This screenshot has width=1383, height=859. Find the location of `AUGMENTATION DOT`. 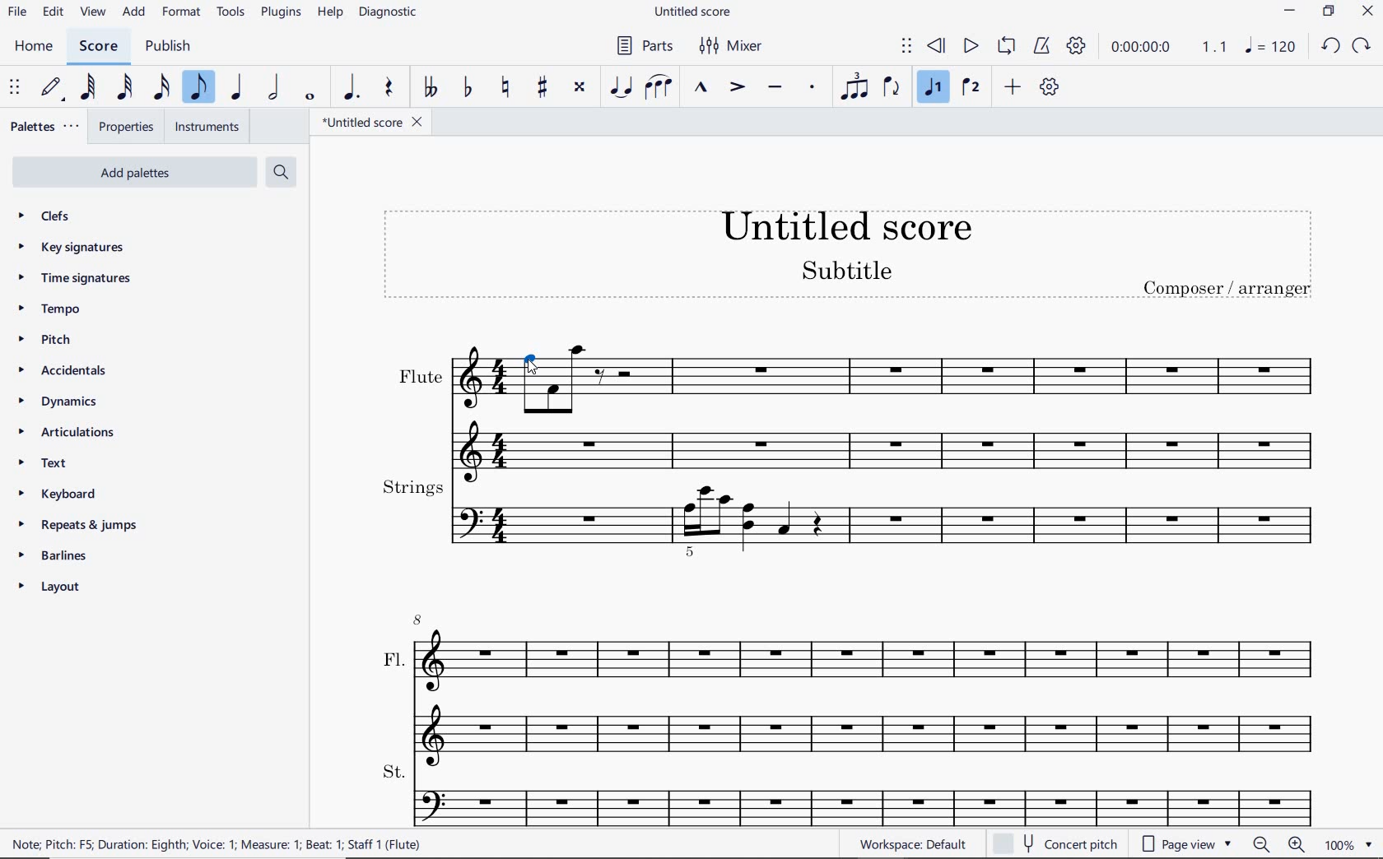

AUGMENTATION DOT is located at coordinates (352, 88).